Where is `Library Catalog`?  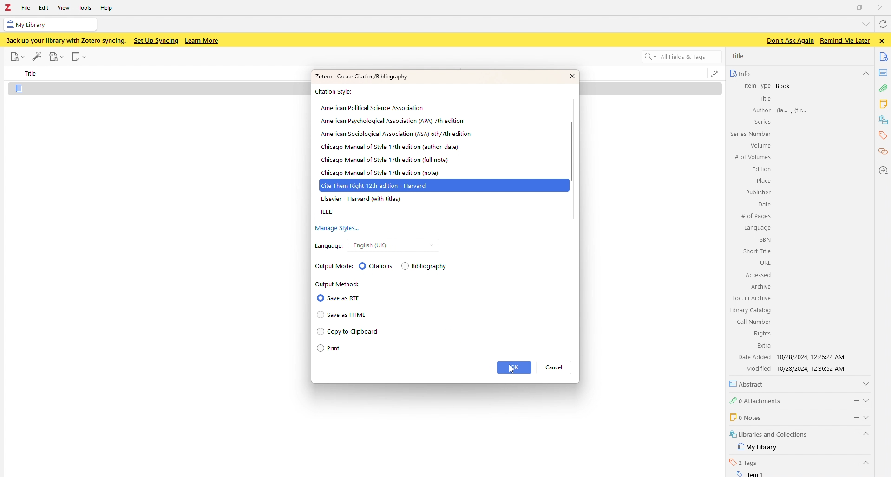
Library Catalog is located at coordinates (751, 310).